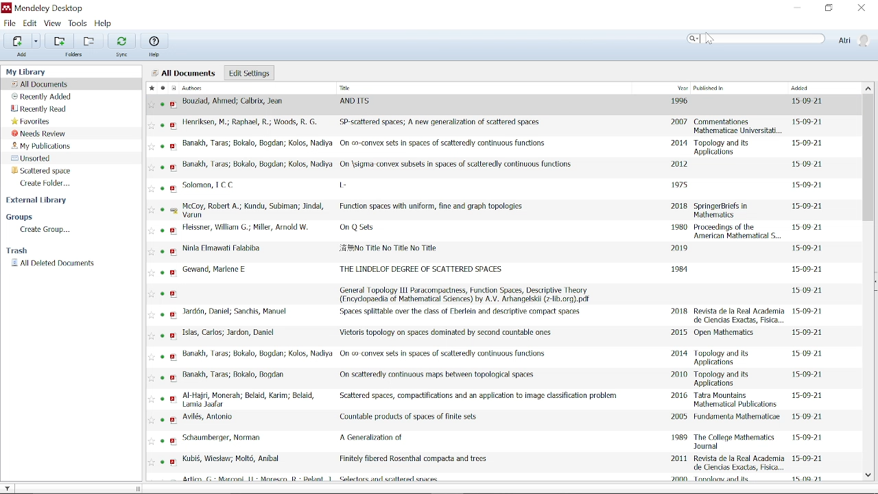 The height and width of the screenshot is (494, 878). I want to click on Tools, so click(79, 23).